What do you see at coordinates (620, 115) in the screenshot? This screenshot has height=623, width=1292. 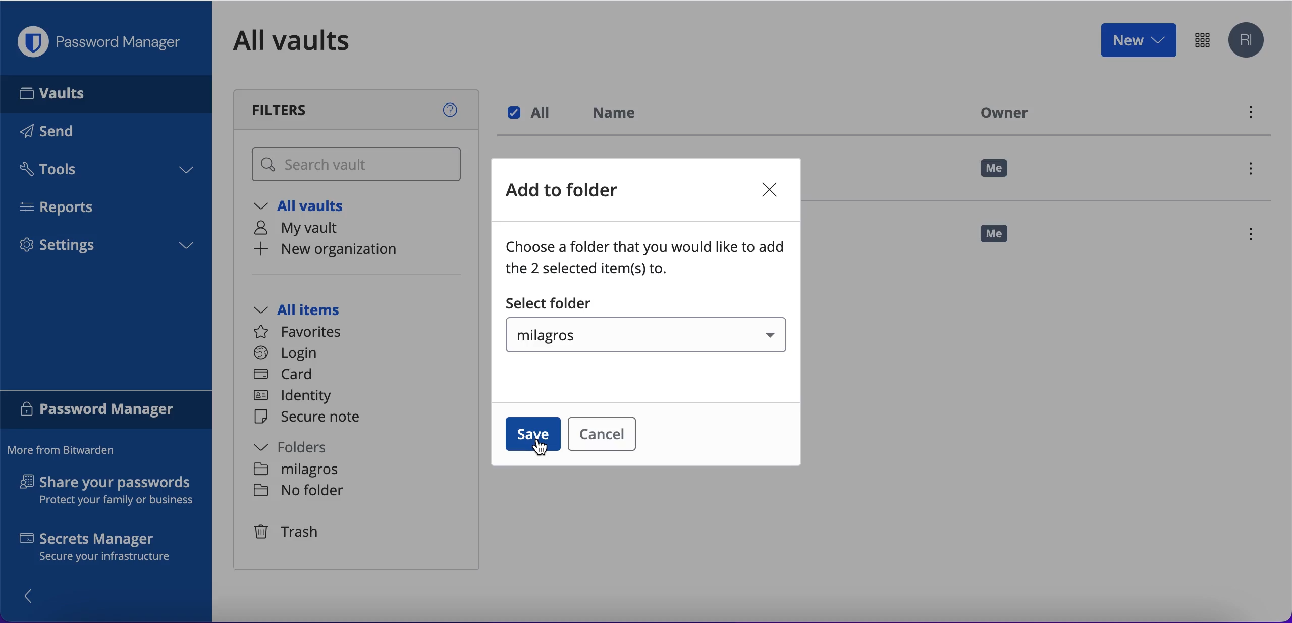 I see `name` at bounding box center [620, 115].